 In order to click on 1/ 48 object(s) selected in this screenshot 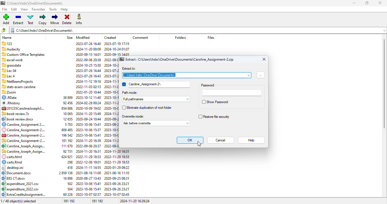, I will do `click(20, 201)`.